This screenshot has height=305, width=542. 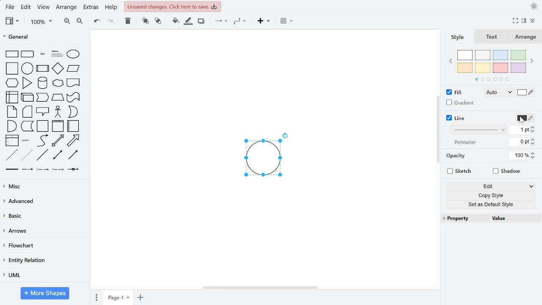 I want to click on text, so click(x=43, y=54).